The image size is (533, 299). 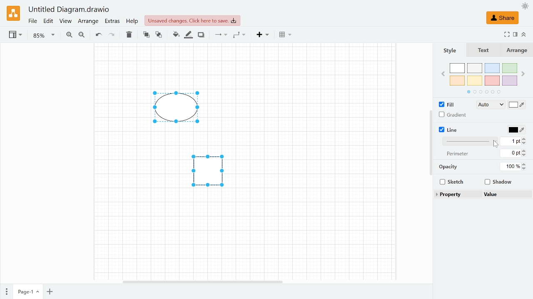 What do you see at coordinates (449, 51) in the screenshot?
I see `Style` at bounding box center [449, 51].